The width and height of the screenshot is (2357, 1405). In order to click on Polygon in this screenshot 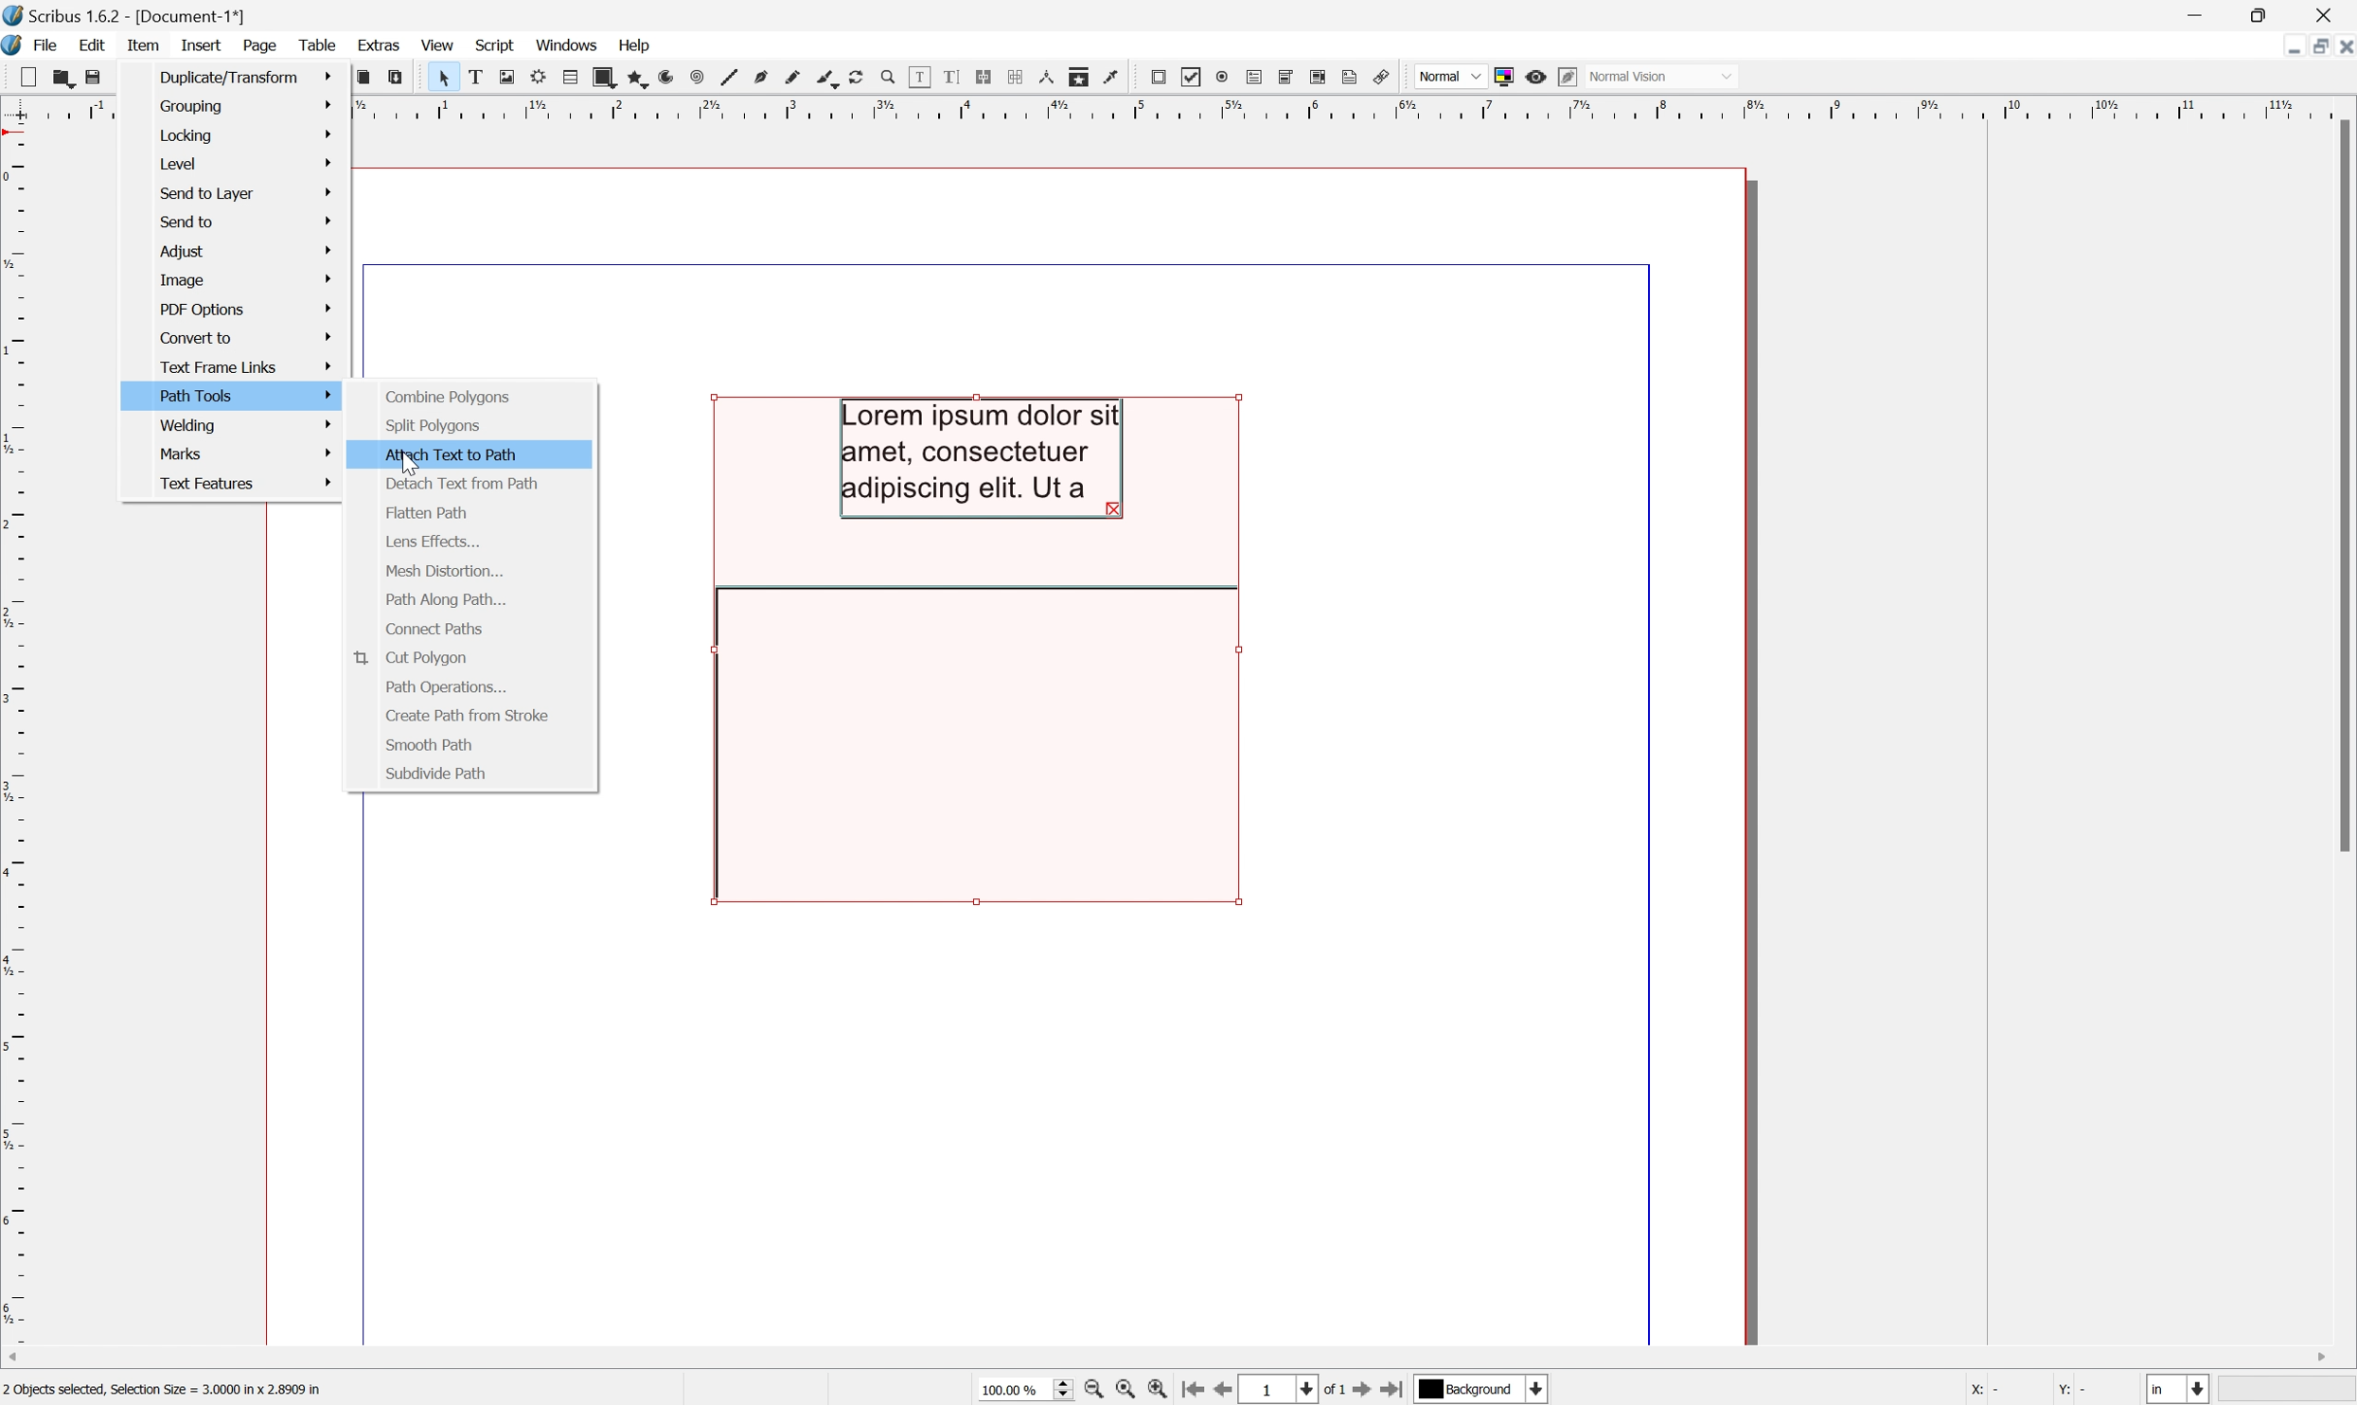, I will do `click(635, 73)`.